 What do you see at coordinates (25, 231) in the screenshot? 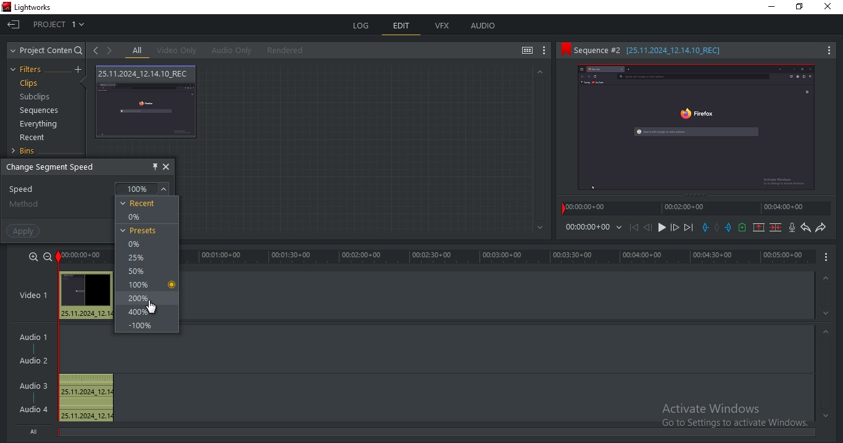
I see `apply` at bounding box center [25, 231].